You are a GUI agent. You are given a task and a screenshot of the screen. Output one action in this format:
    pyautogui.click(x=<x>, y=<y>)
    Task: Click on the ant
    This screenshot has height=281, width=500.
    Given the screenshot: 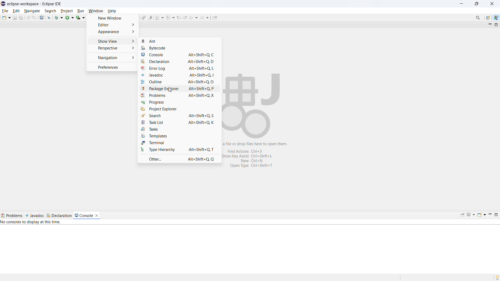 What is the action you would take?
    pyautogui.click(x=179, y=41)
    